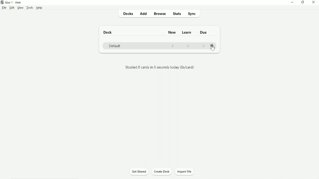 The width and height of the screenshot is (319, 179). What do you see at coordinates (30, 8) in the screenshot?
I see `Tools` at bounding box center [30, 8].